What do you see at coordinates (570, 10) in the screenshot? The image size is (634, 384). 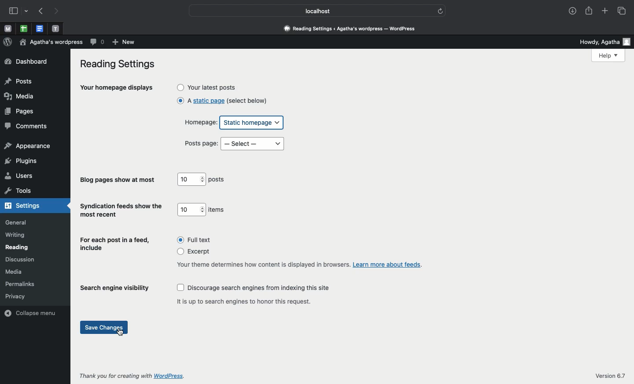 I see `Download` at bounding box center [570, 10].